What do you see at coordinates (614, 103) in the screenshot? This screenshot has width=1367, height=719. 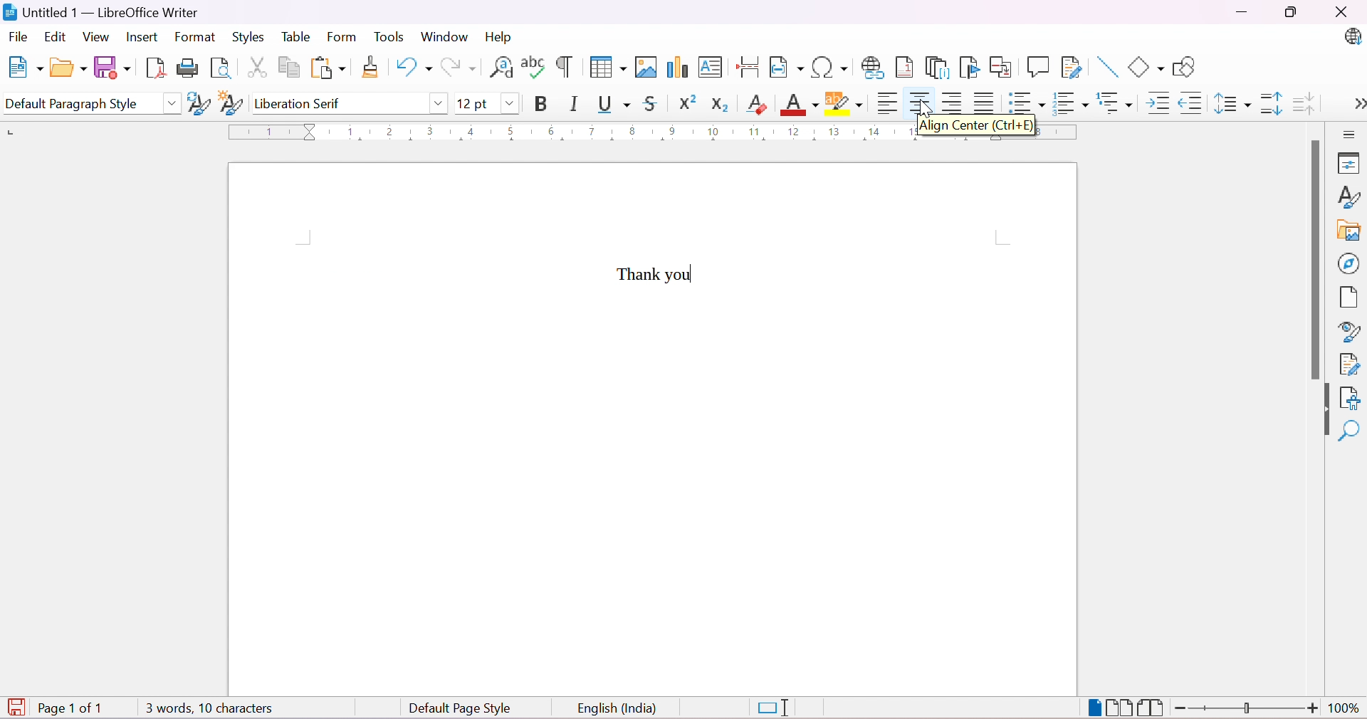 I see `Underline` at bounding box center [614, 103].